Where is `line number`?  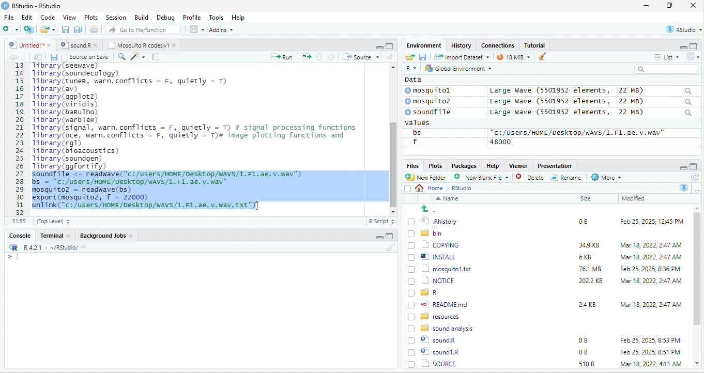 line number is located at coordinates (21, 138).